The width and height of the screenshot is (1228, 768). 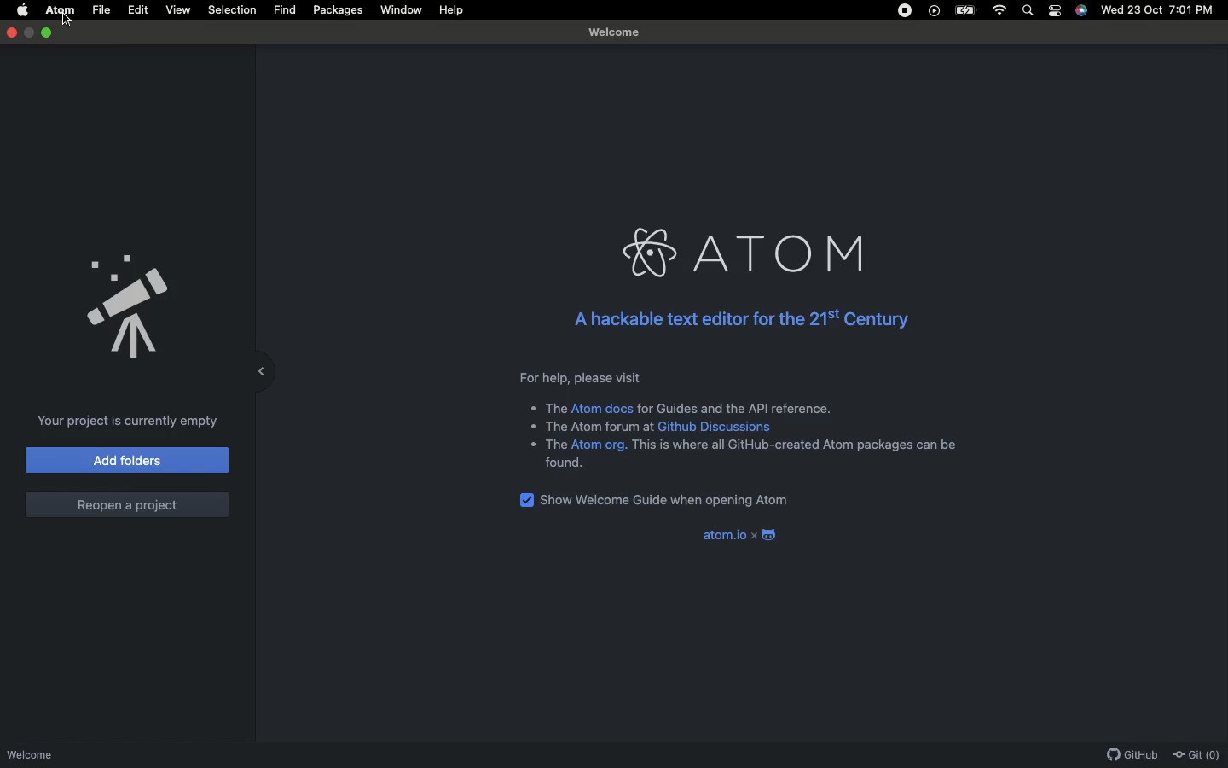 I want to click on Minimize, so click(x=49, y=33).